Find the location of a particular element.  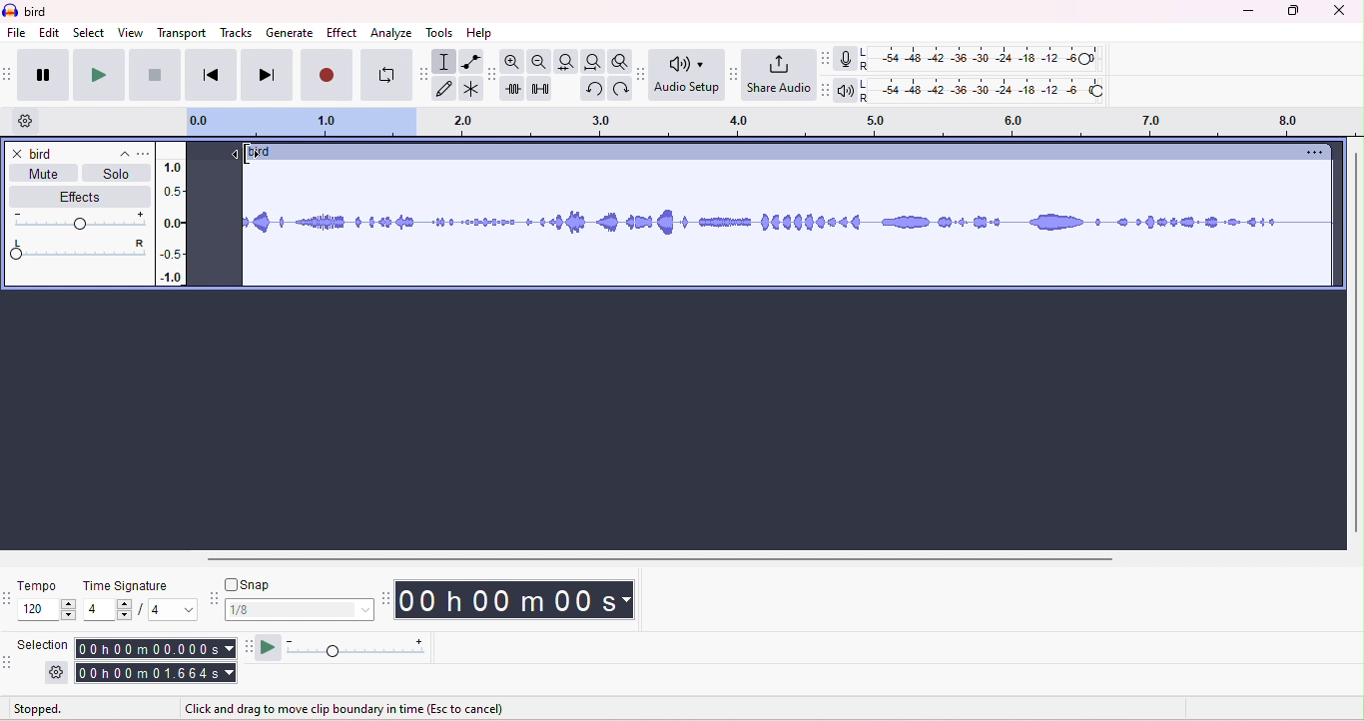

file is located at coordinates (17, 34).